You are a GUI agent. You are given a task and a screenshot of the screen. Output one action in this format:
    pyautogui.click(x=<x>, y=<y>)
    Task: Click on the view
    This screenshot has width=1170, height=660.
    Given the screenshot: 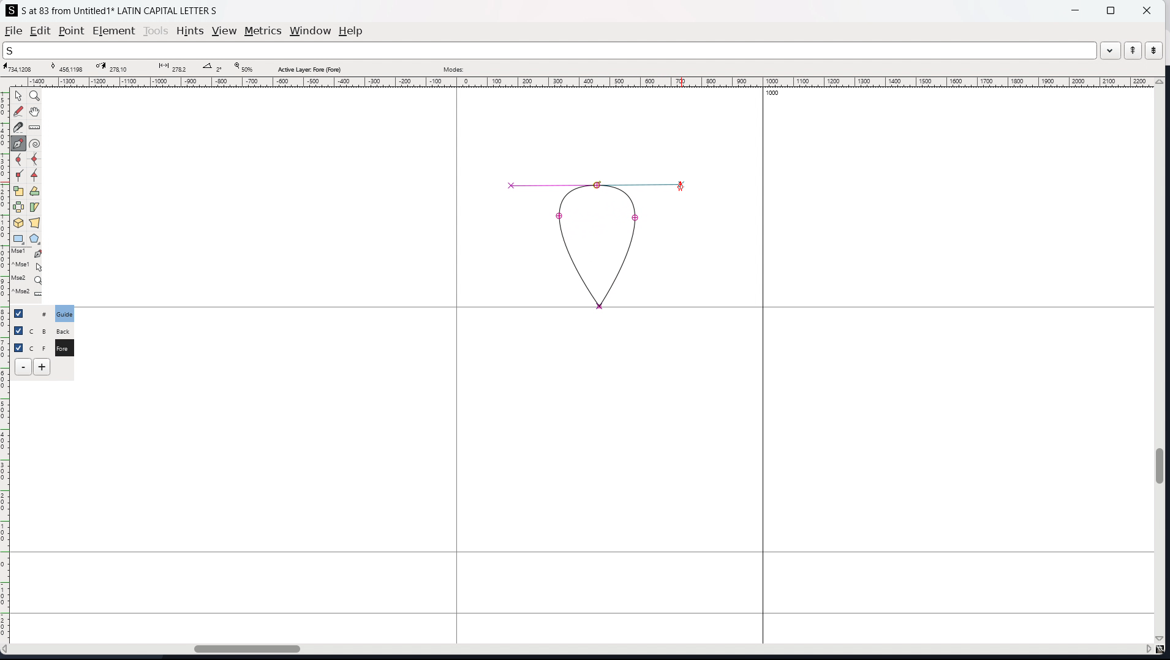 What is the action you would take?
    pyautogui.click(x=224, y=31)
    